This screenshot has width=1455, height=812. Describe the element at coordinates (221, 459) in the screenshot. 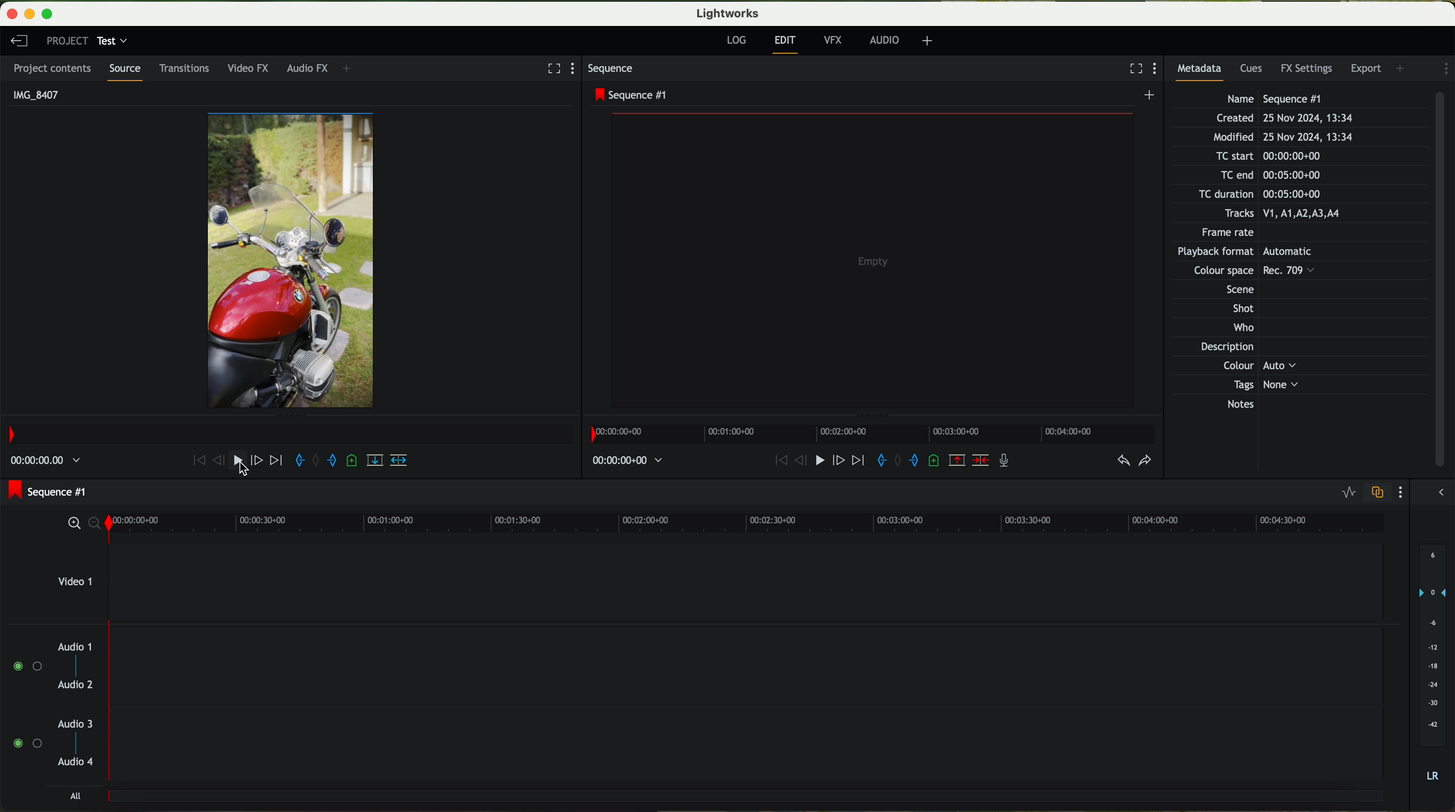

I see `nudge one frame back` at that location.